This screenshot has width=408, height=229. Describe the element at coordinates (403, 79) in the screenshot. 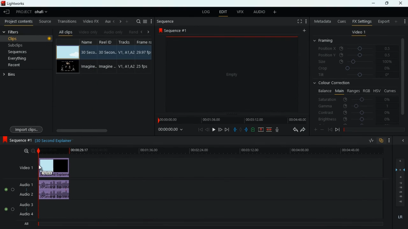

I see `vertical scroll bar` at that location.